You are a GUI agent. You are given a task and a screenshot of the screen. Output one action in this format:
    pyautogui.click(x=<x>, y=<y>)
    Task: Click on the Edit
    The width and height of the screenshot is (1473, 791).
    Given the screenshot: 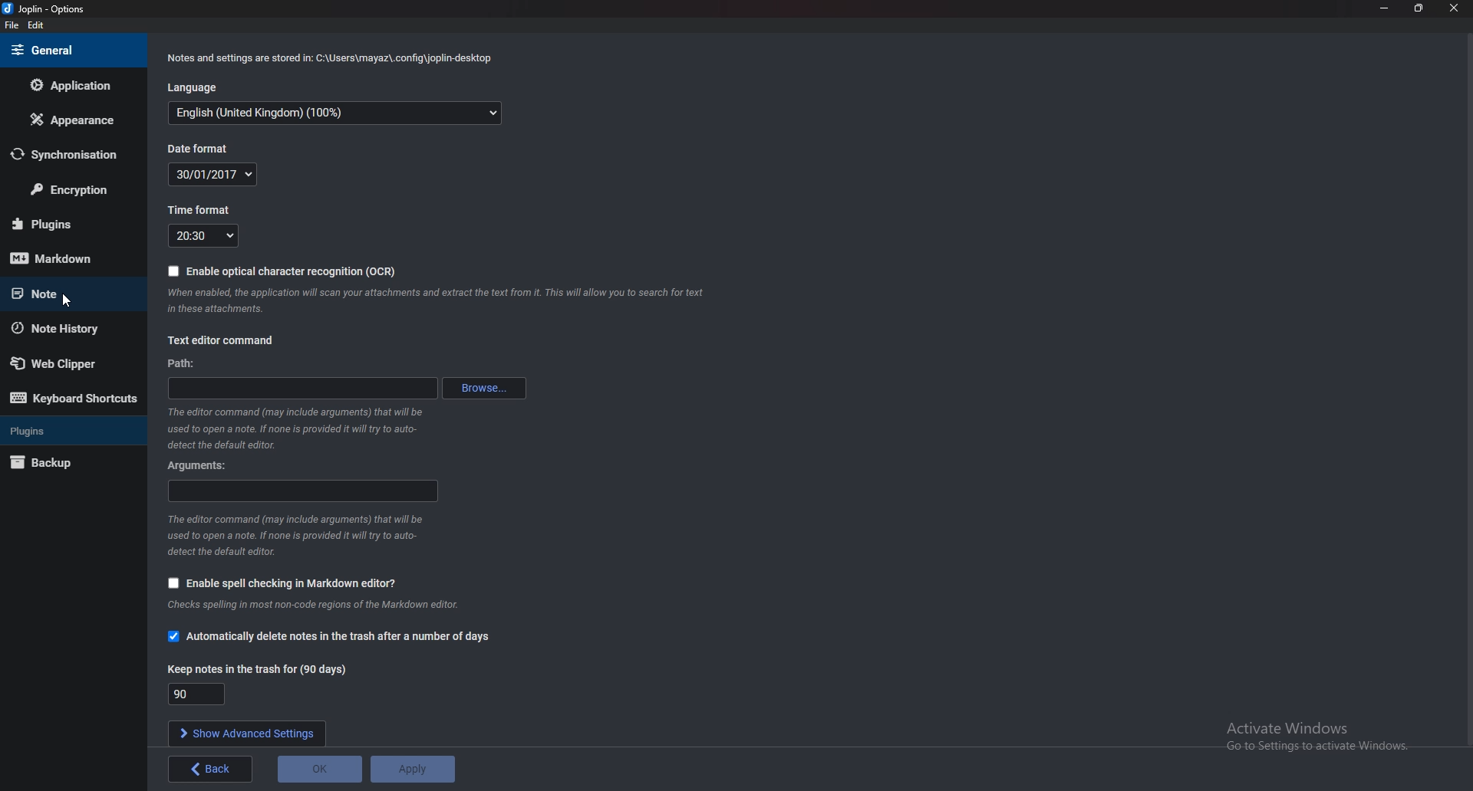 What is the action you would take?
    pyautogui.click(x=37, y=26)
    